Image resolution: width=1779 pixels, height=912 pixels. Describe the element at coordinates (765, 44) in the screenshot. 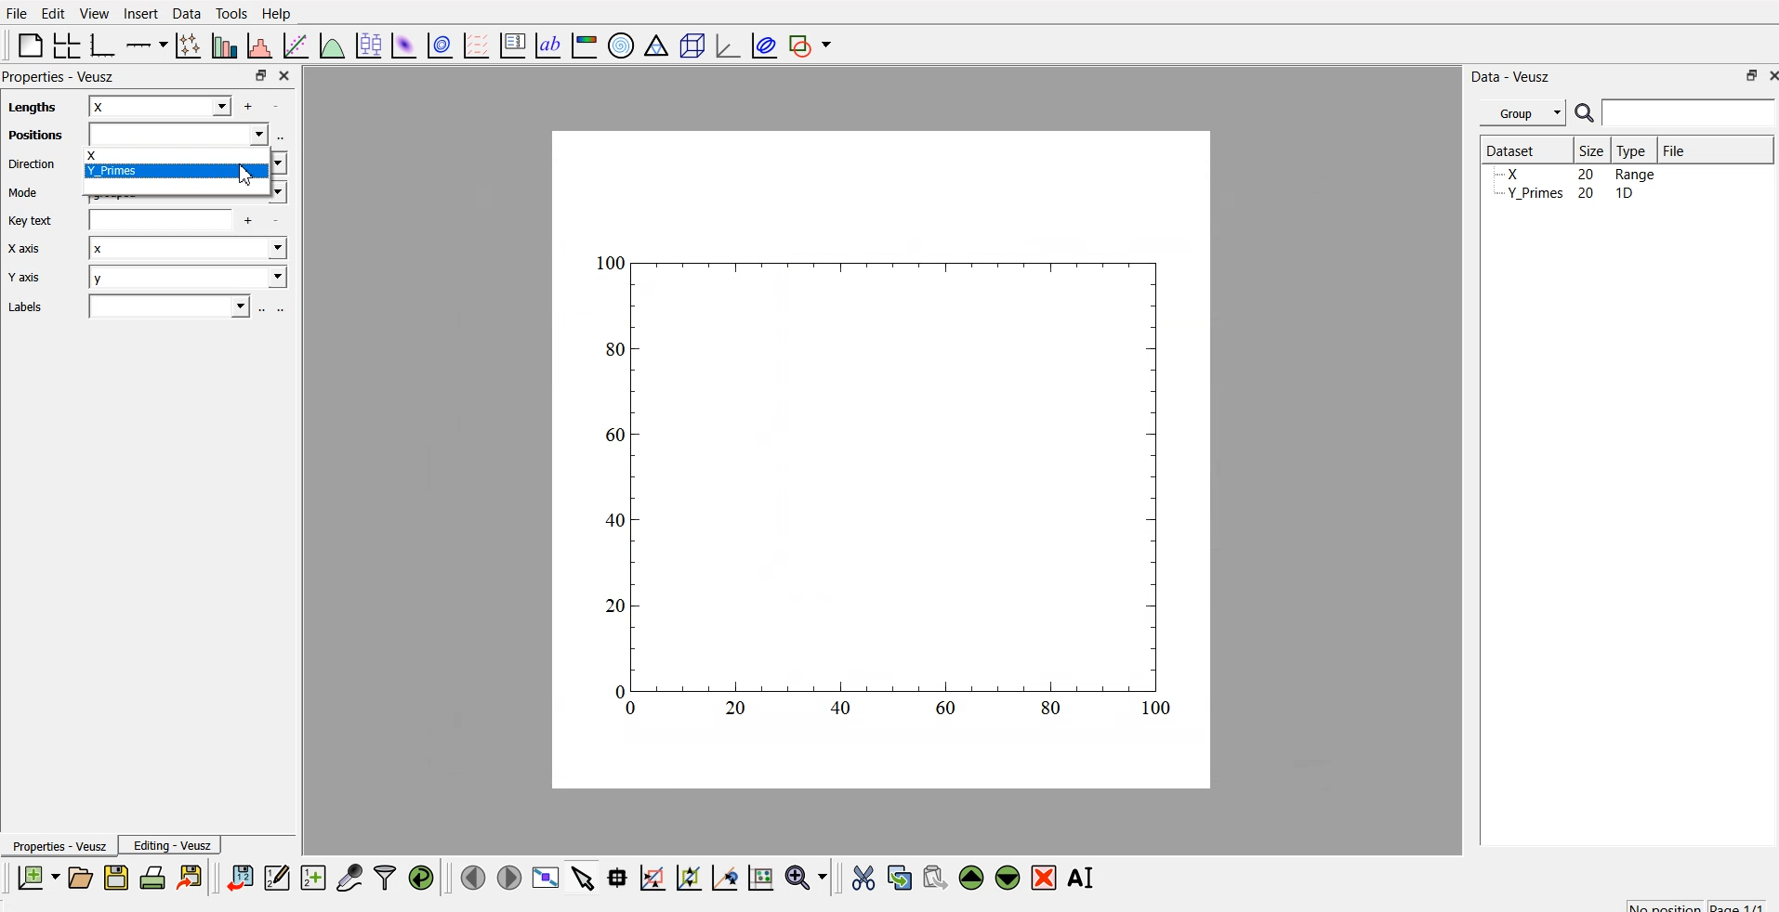

I see `plot covariance ellipses` at that location.